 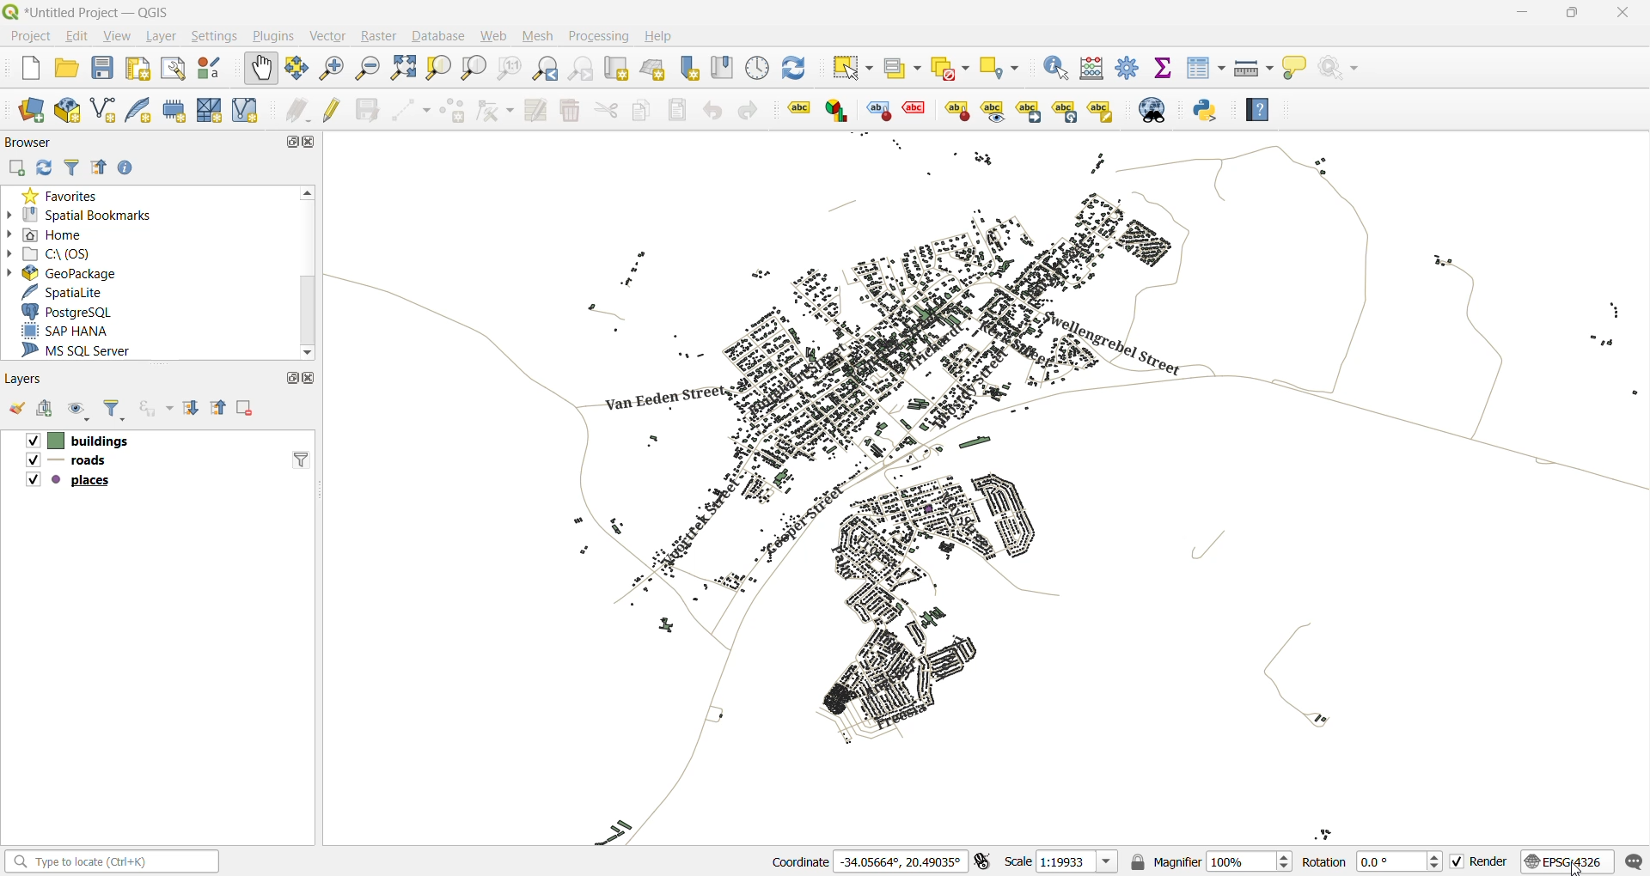 What do you see at coordinates (247, 409) in the screenshot?
I see `remove` at bounding box center [247, 409].